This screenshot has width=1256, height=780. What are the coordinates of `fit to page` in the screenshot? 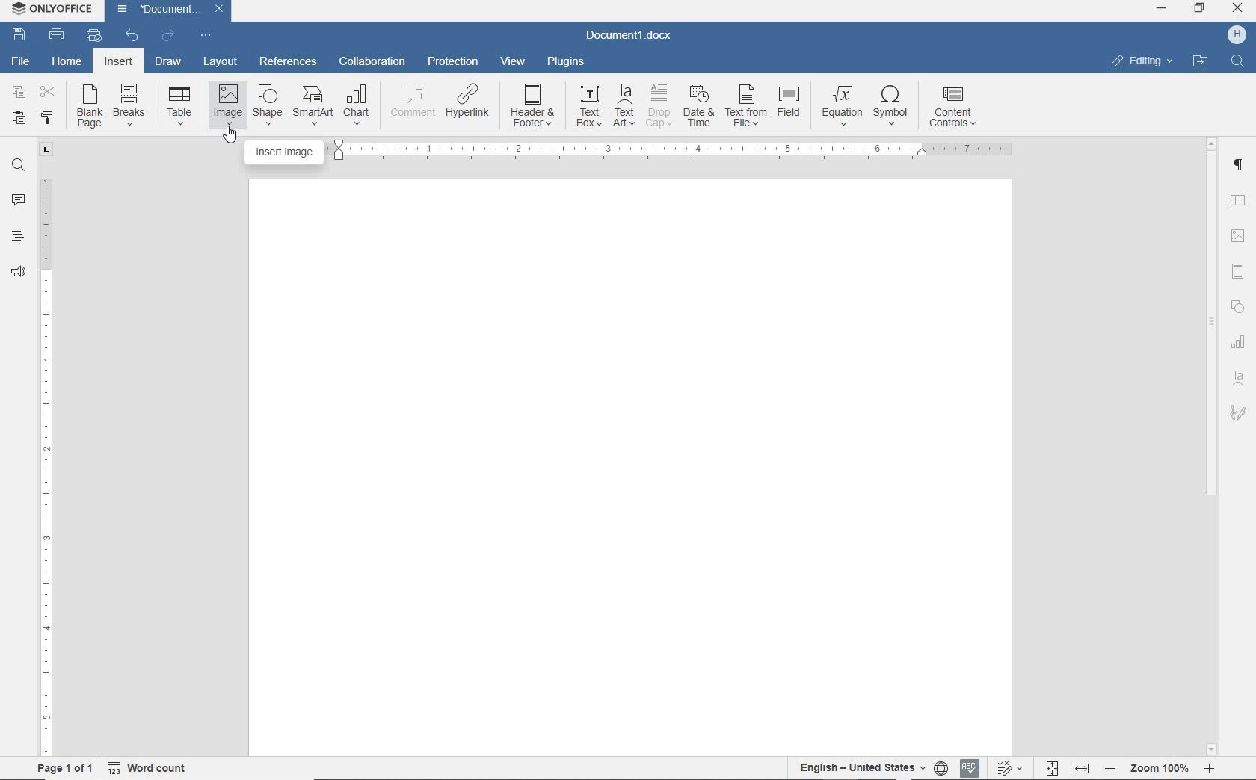 It's located at (1053, 767).